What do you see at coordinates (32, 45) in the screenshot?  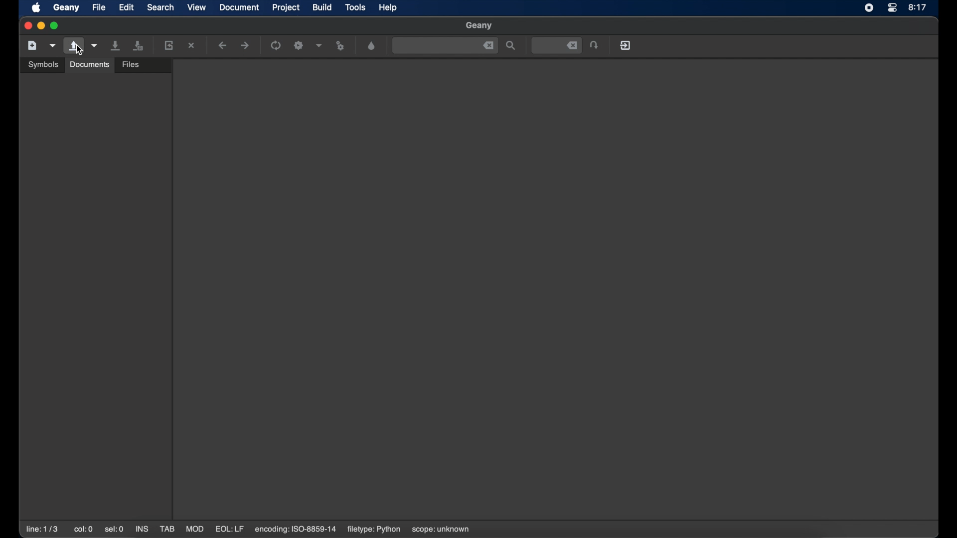 I see `create a new file` at bounding box center [32, 45].